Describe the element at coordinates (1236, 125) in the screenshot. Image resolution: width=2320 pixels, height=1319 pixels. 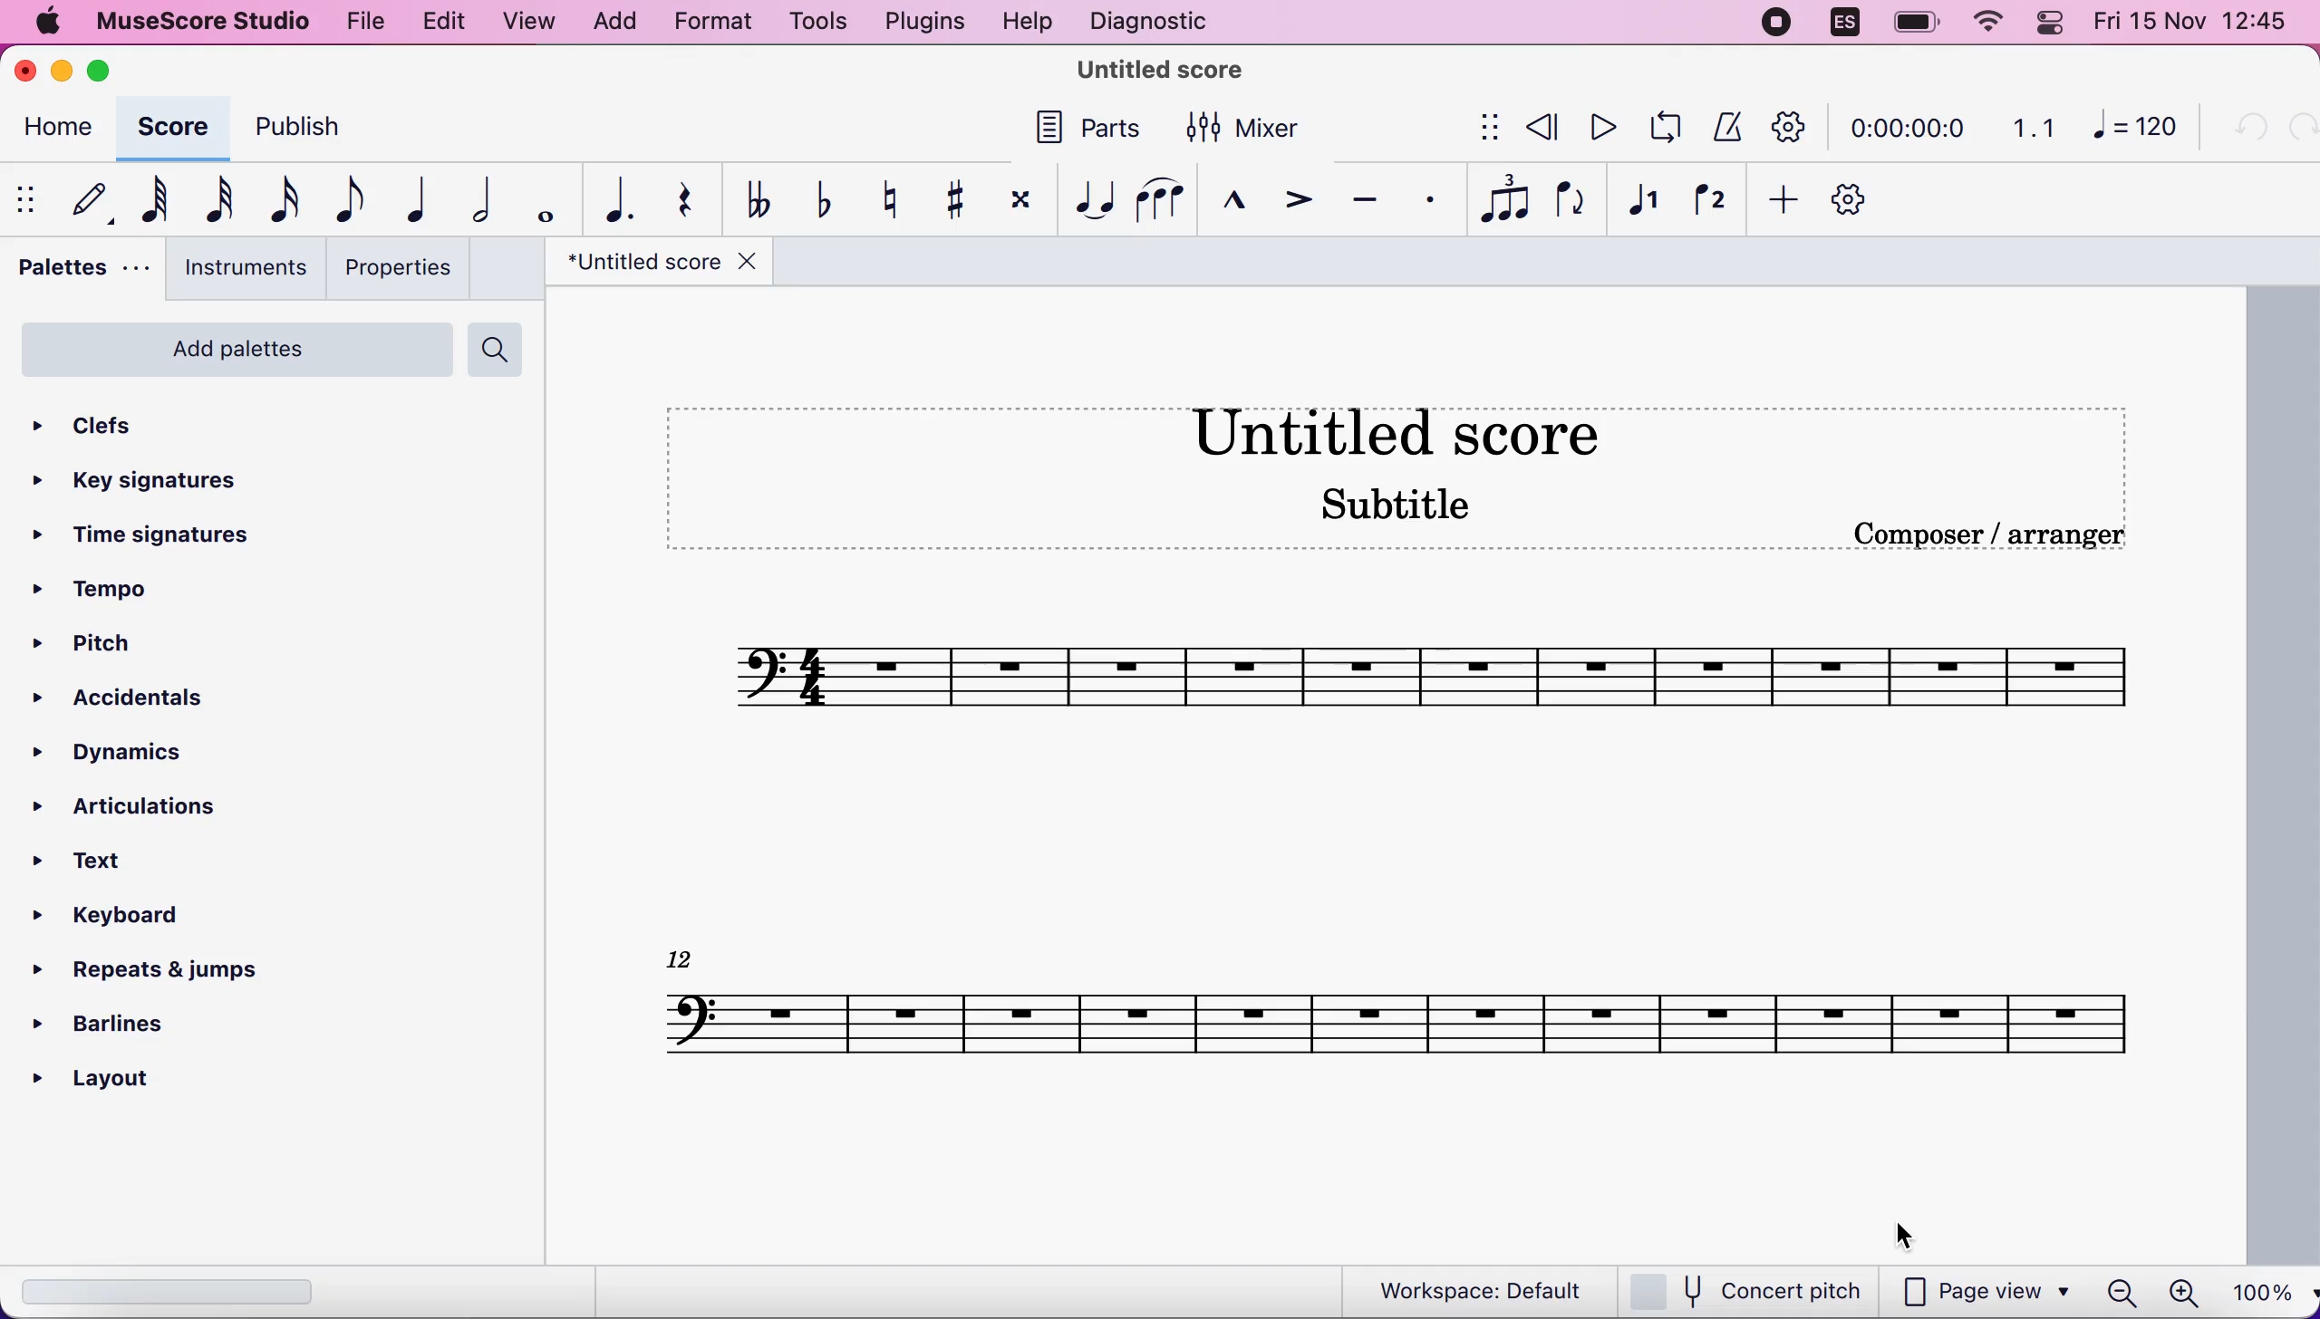
I see `Mixer` at that location.